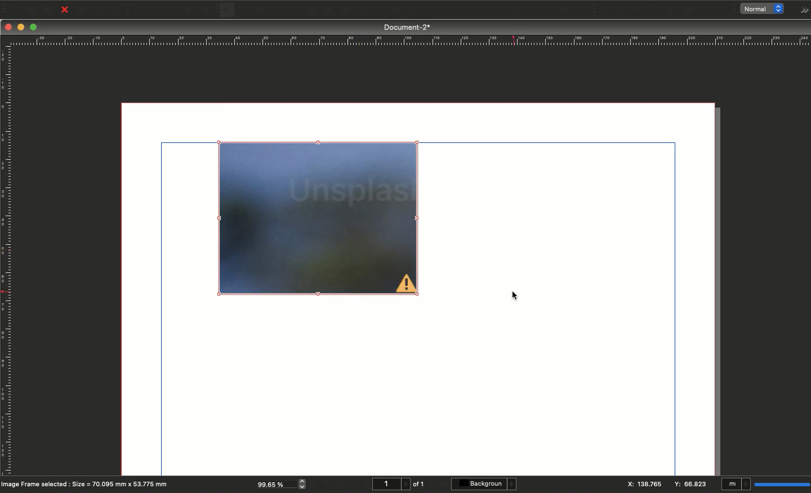  I want to click on X: 138.765, so click(645, 484).